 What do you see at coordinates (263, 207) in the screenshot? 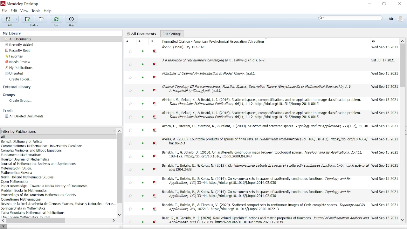
I see `citation` at bounding box center [263, 207].